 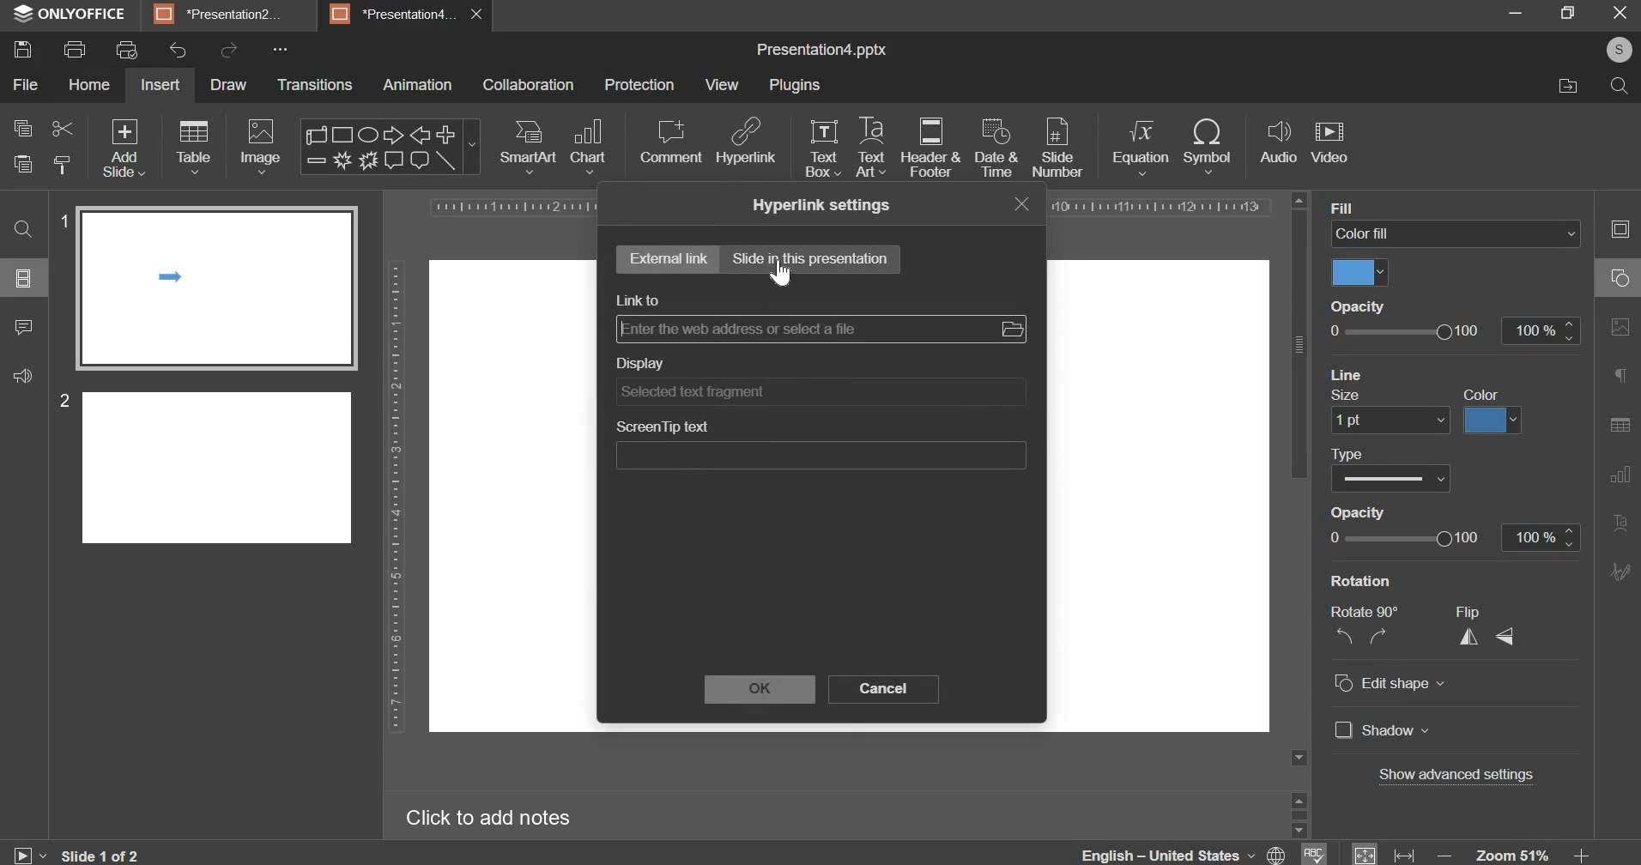 What do you see at coordinates (1457, 233) in the screenshot?
I see `background fill` at bounding box center [1457, 233].